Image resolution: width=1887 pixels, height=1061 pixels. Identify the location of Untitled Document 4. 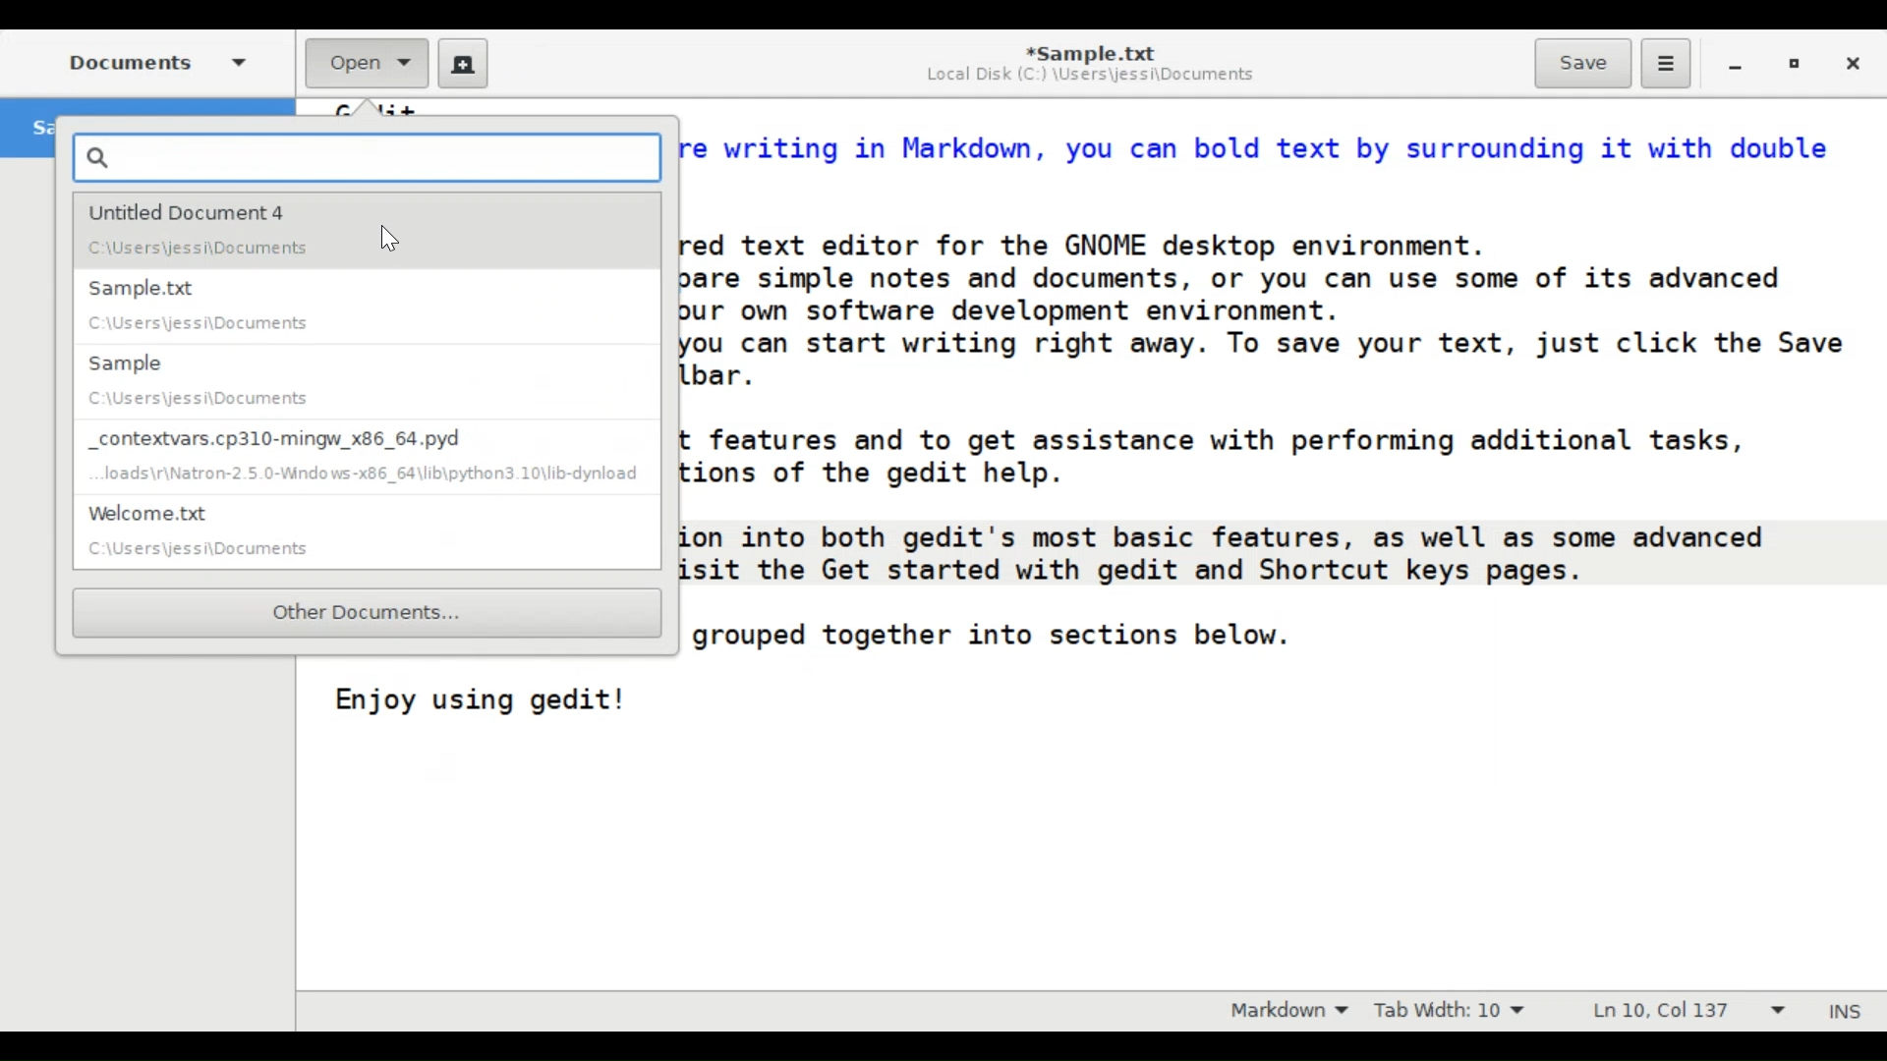
(368, 229).